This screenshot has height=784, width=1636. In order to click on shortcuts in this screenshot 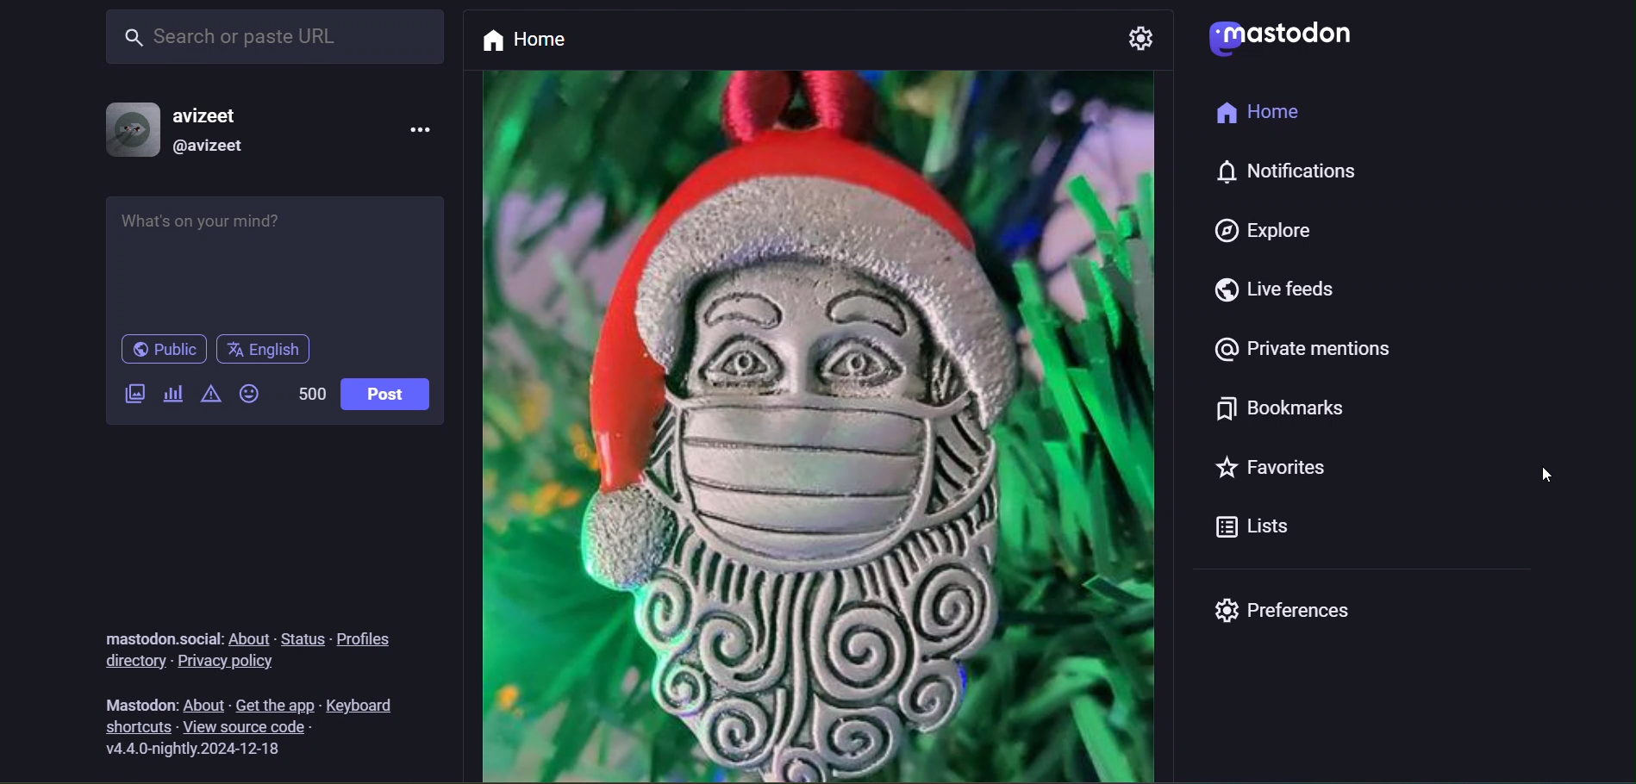, I will do `click(131, 725)`.